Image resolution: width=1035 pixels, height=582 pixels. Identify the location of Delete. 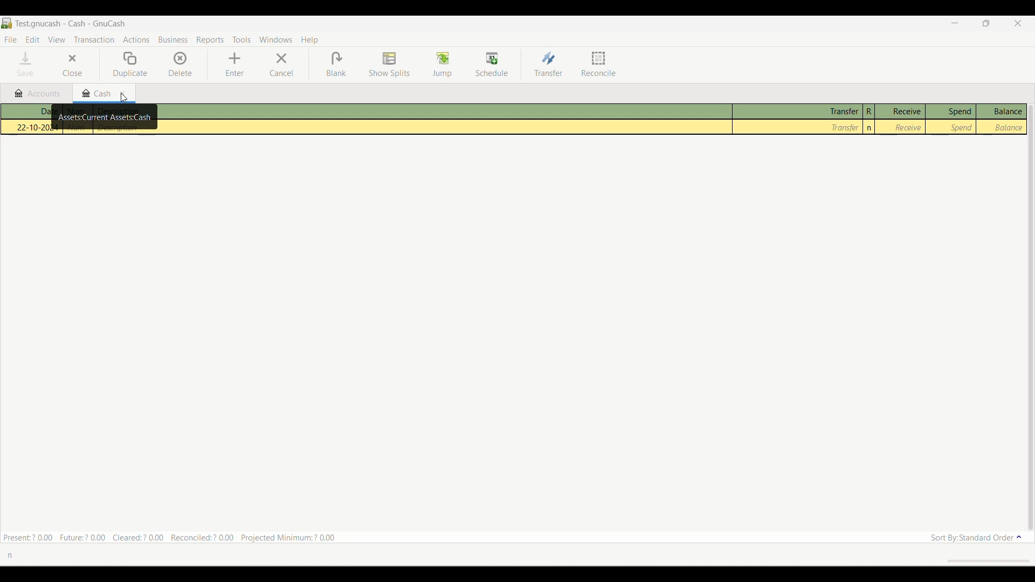
(181, 64).